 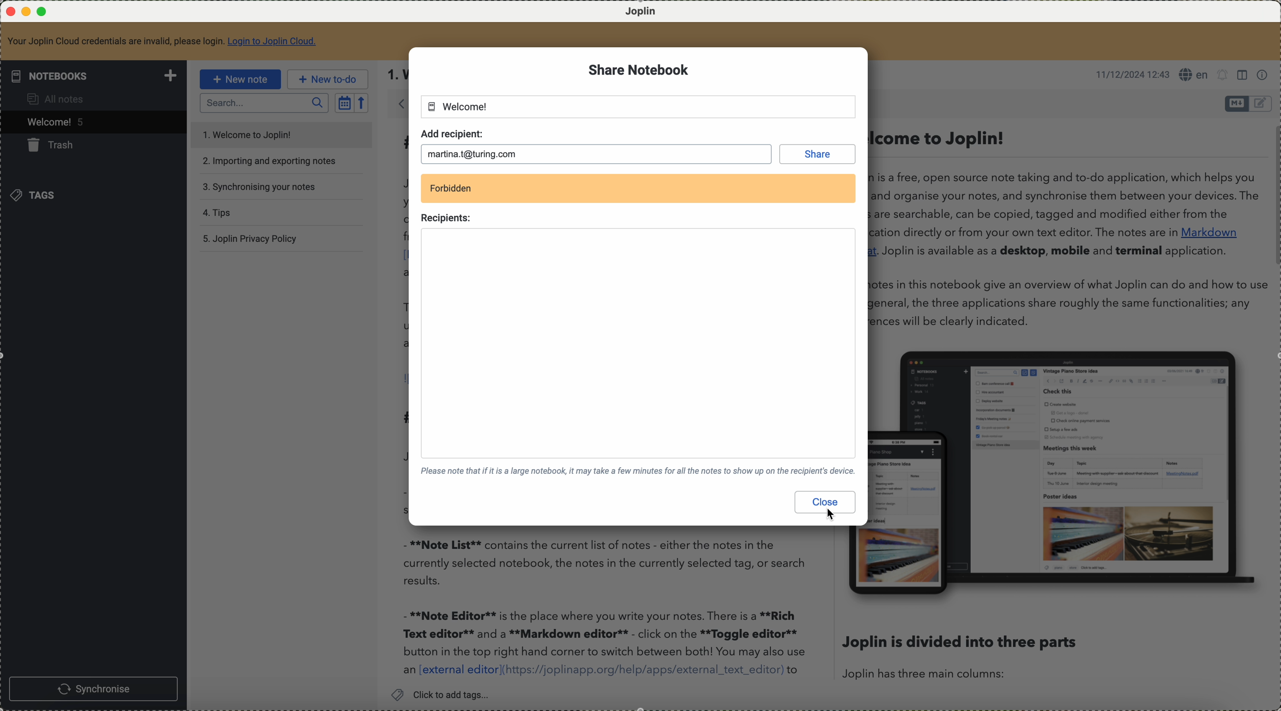 I want to click on add recipient, so click(x=452, y=132).